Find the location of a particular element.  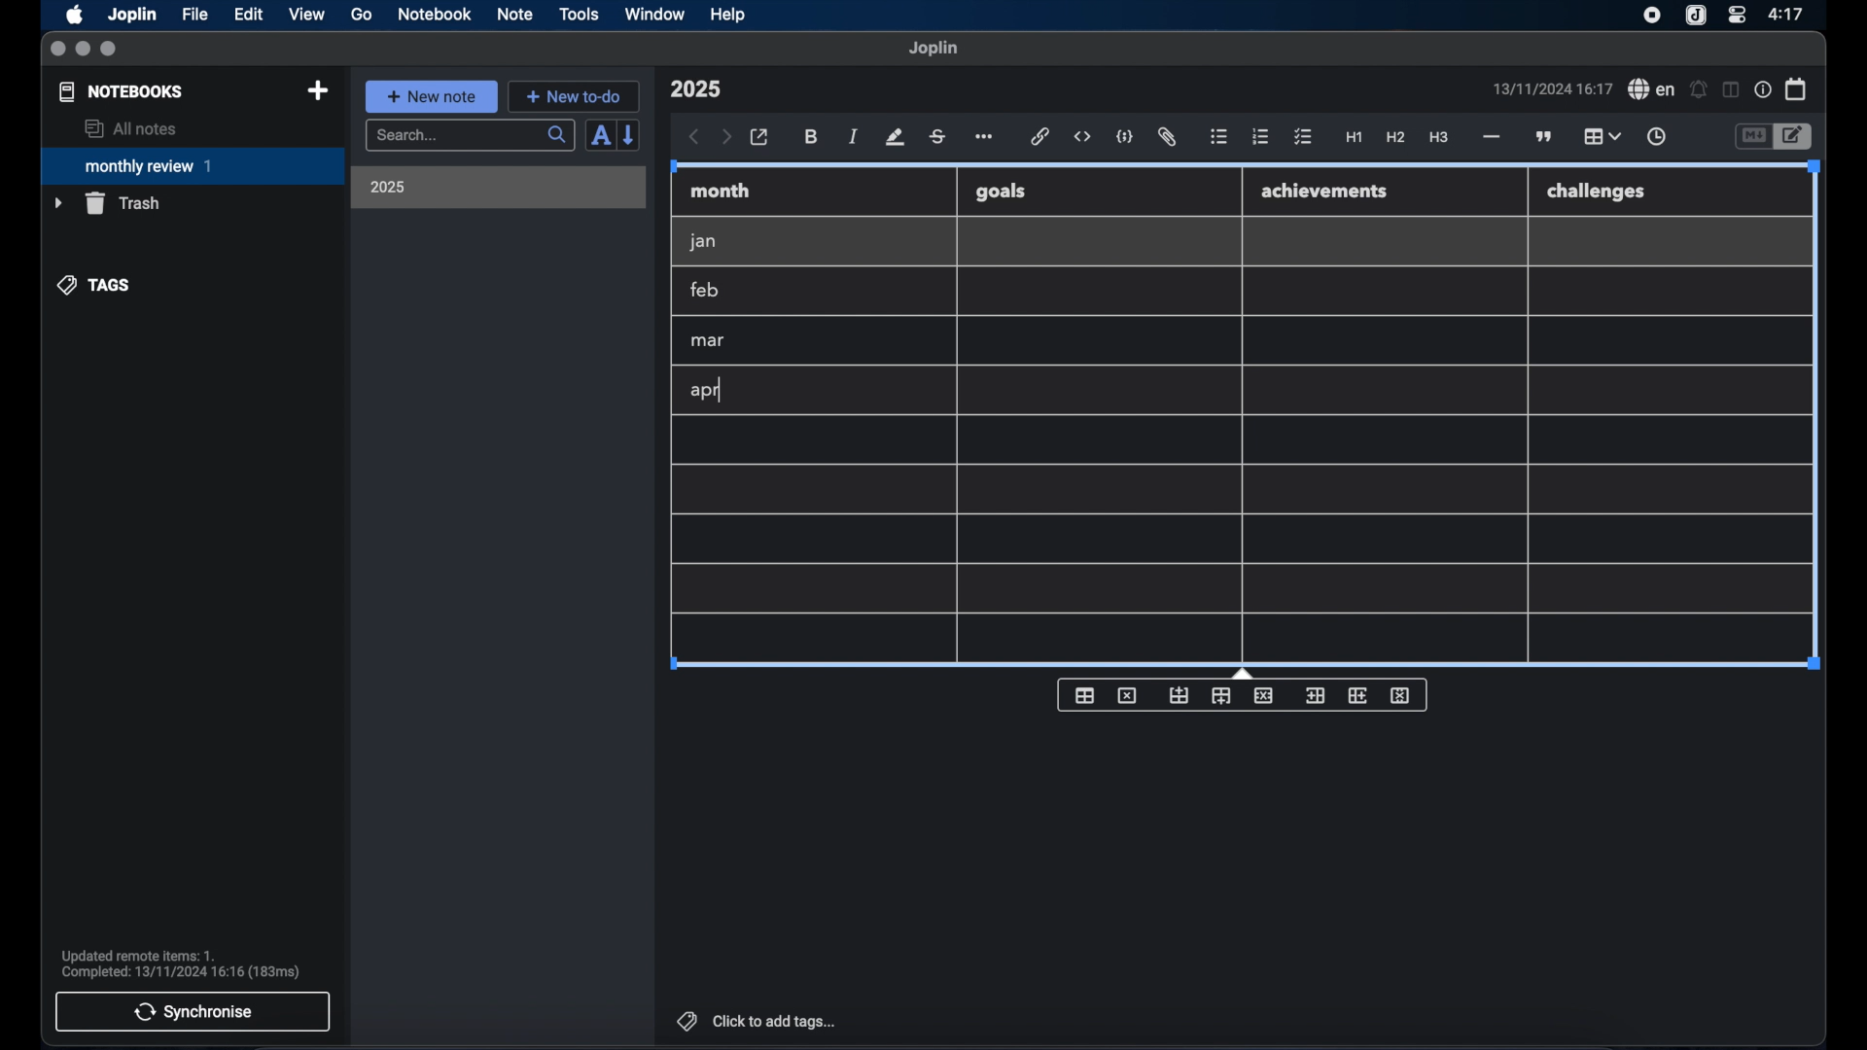

window is located at coordinates (655, 14).